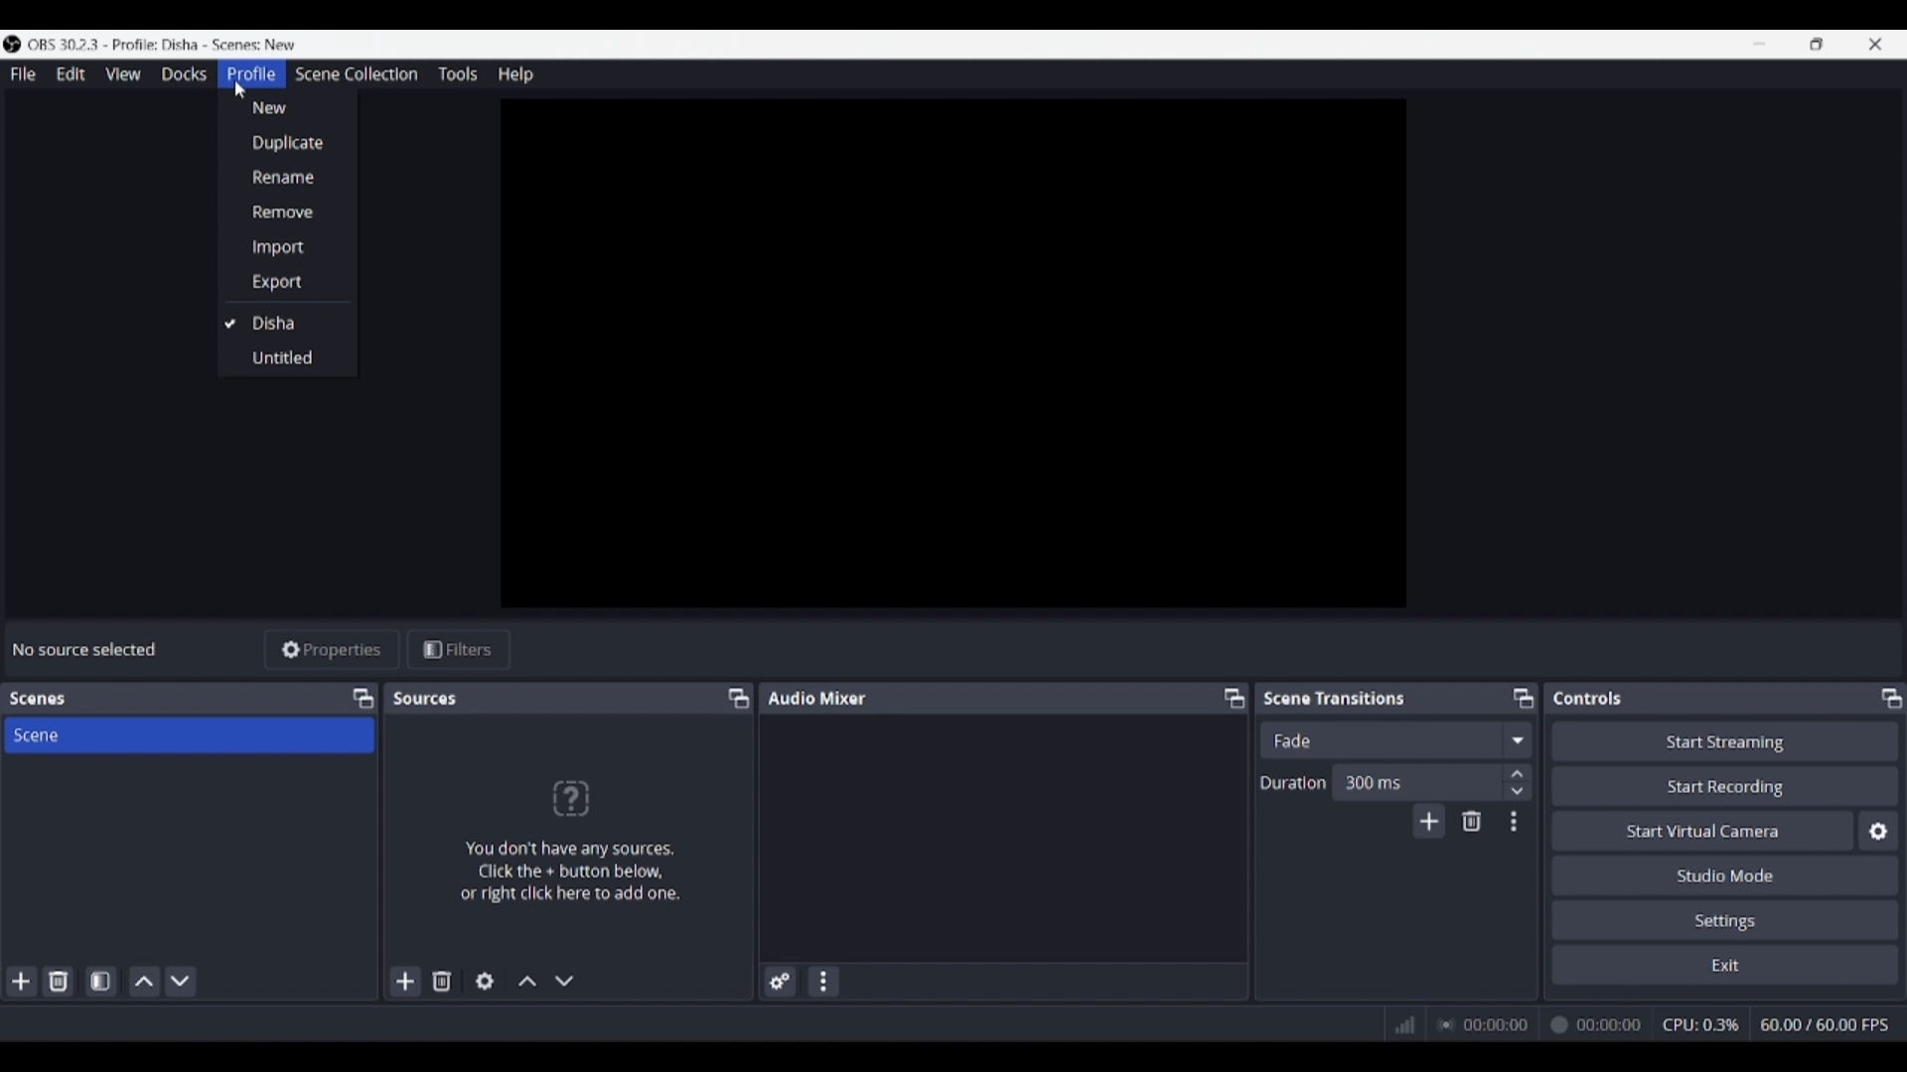 This screenshot has width=1907, height=1072. Describe the element at coordinates (58, 981) in the screenshot. I see `Delete selected scene` at that location.